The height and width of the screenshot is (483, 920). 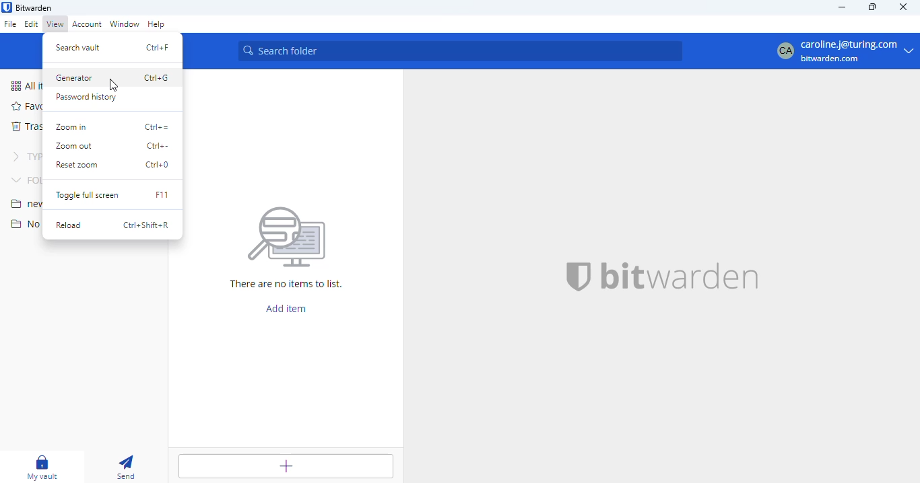 What do you see at coordinates (162, 194) in the screenshot?
I see `shortcut for toggle full screen` at bounding box center [162, 194].